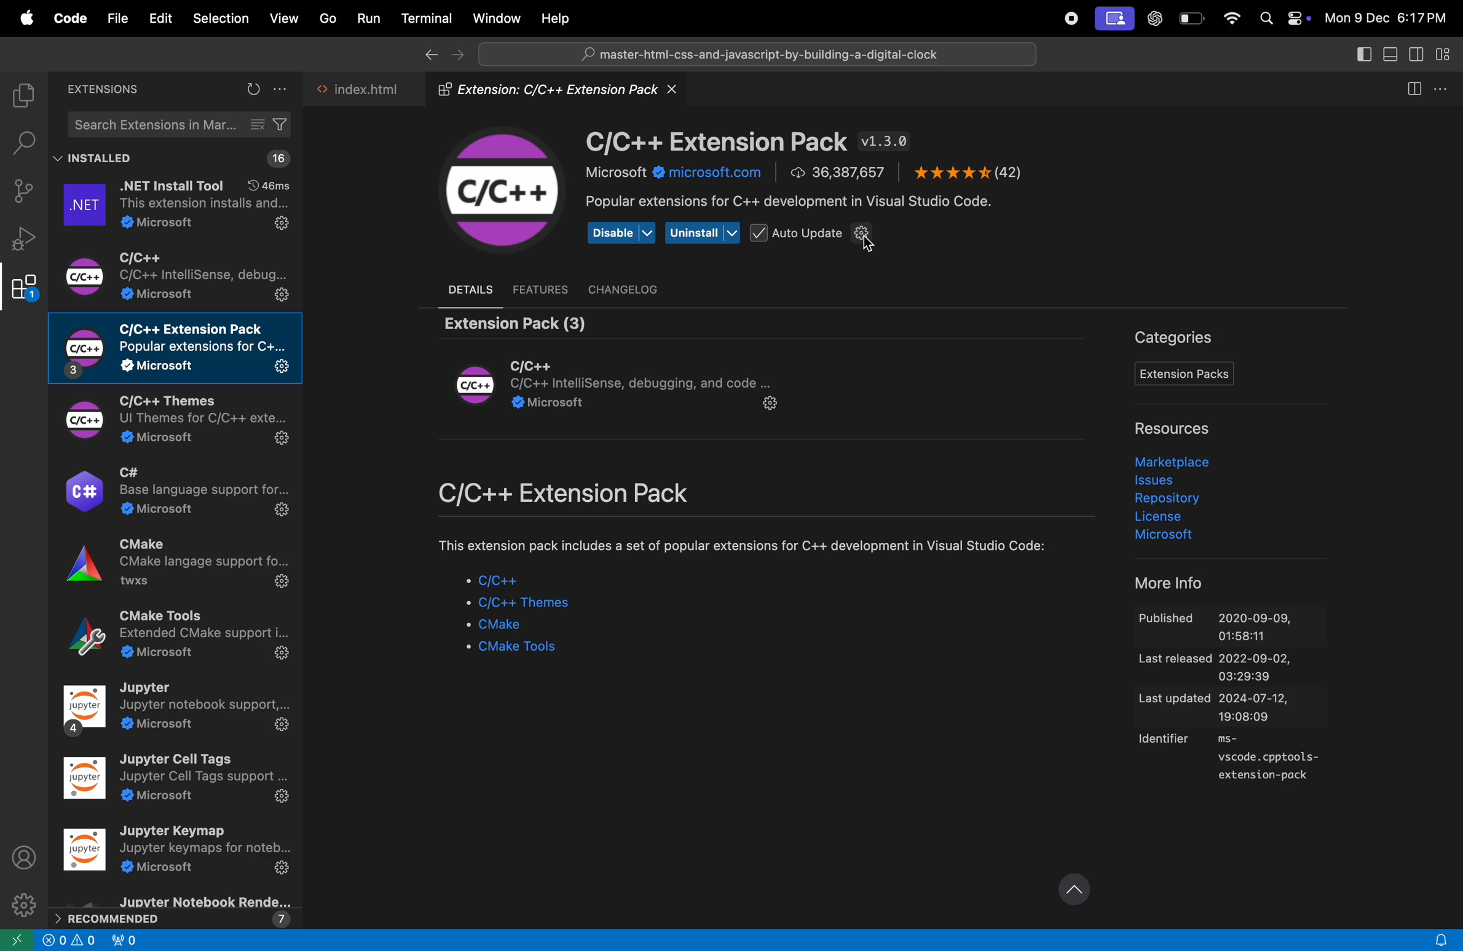 This screenshot has width=1463, height=951. Describe the element at coordinates (116, 15) in the screenshot. I see `file` at that location.